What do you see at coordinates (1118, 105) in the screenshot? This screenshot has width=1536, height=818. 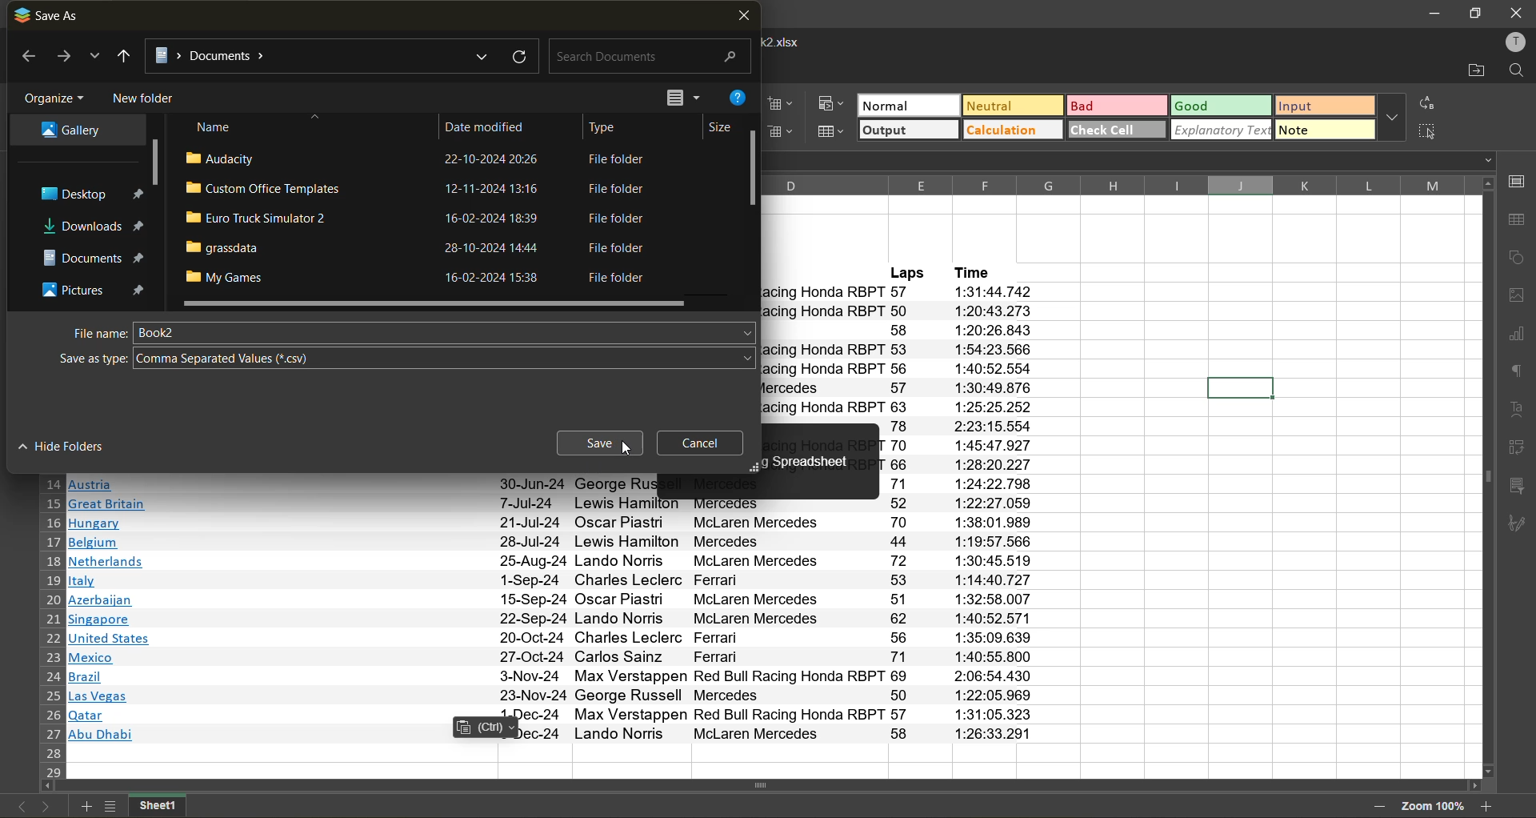 I see `bad` at bounding box center [1118, 105].